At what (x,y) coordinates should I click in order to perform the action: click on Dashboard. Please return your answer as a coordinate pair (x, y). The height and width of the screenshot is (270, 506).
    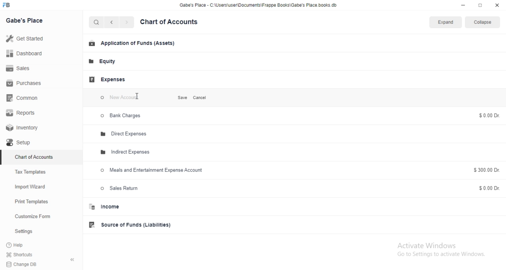
    Looking at the image, I should click on (25, 54).